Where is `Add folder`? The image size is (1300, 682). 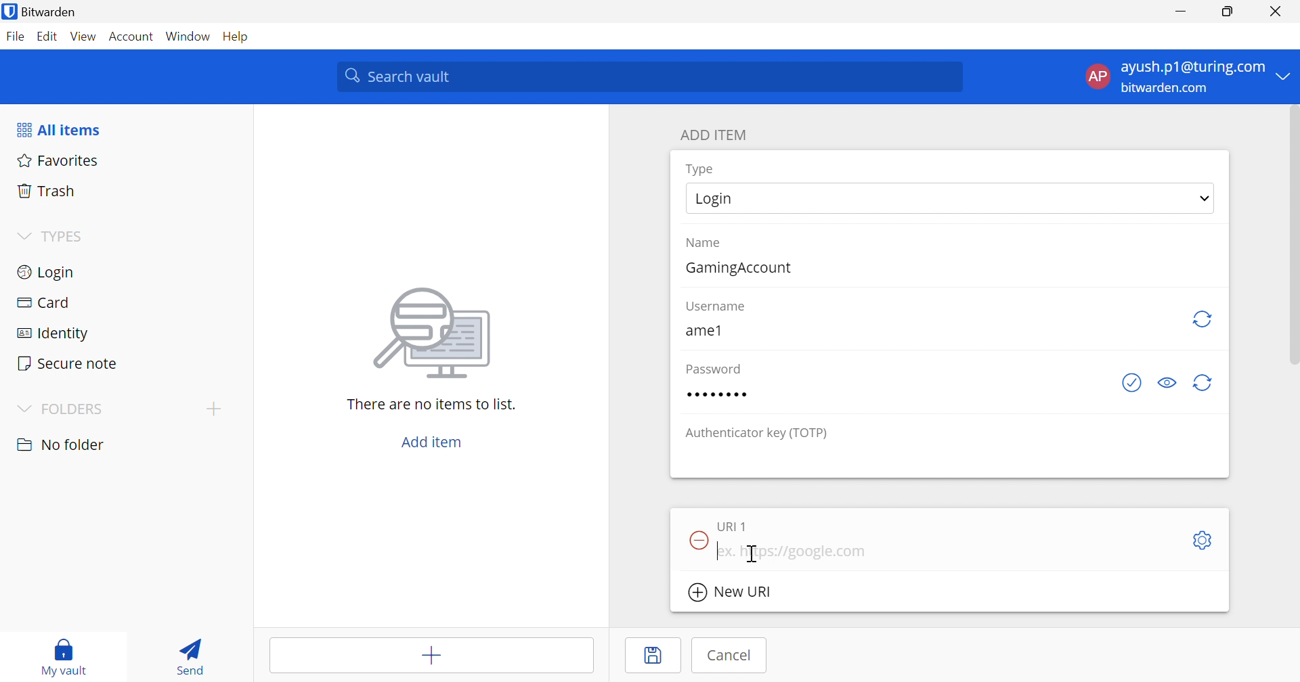 Add folder is located at coordinates (217, 408).